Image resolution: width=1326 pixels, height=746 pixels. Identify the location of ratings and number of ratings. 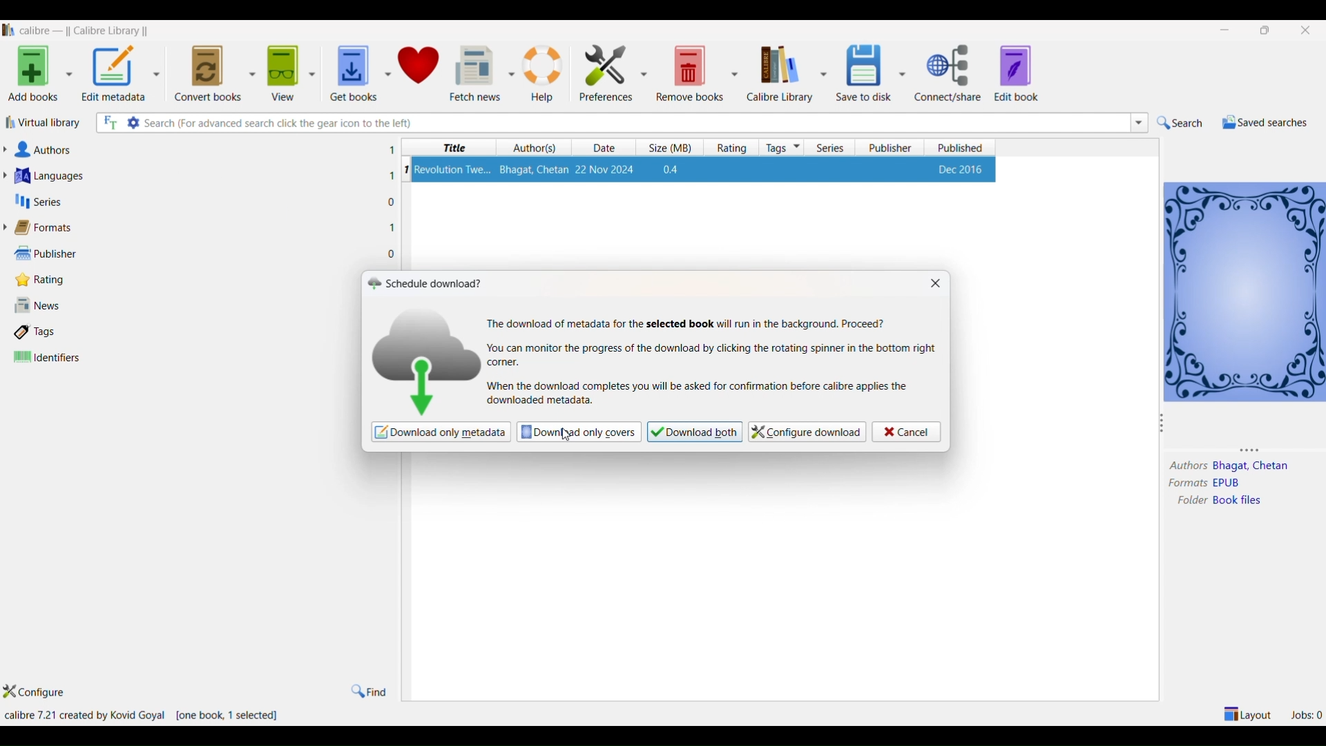
(44, 278).